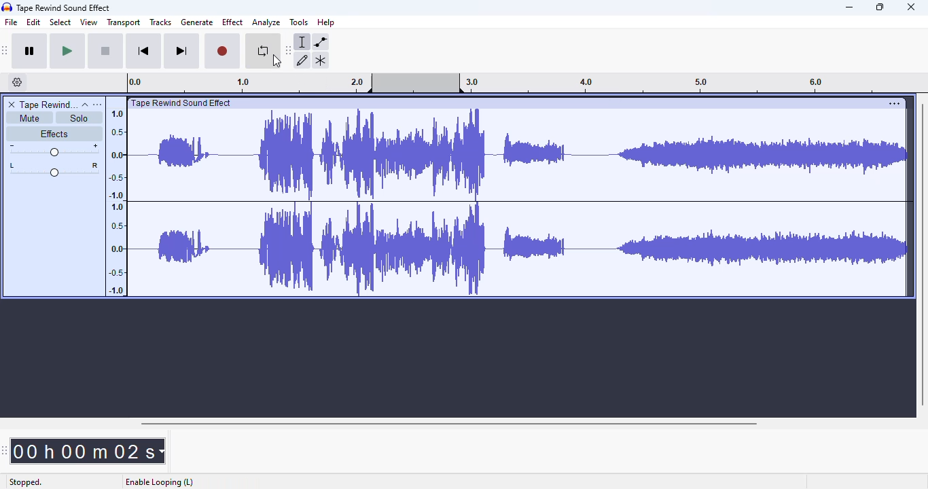 The image size is (928, 489). What do you see at coordinates (60, 22) in the screenshot?
I see `select` at bounding box center [60, 22].